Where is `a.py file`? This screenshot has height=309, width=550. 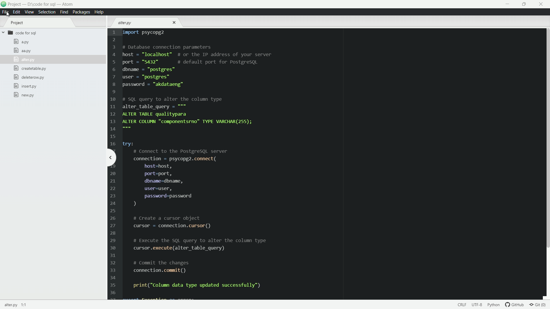
a.py file is located at coordinates (21, 41).